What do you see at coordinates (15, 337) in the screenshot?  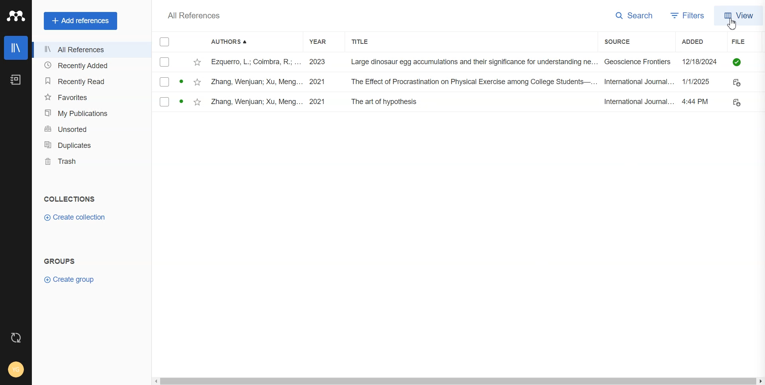 I see `Auto sync` at bounding box center [15, 337].